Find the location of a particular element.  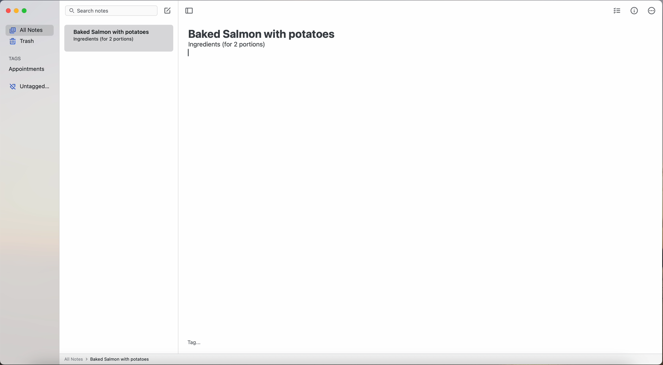

title is located at coordinates (263, 33).